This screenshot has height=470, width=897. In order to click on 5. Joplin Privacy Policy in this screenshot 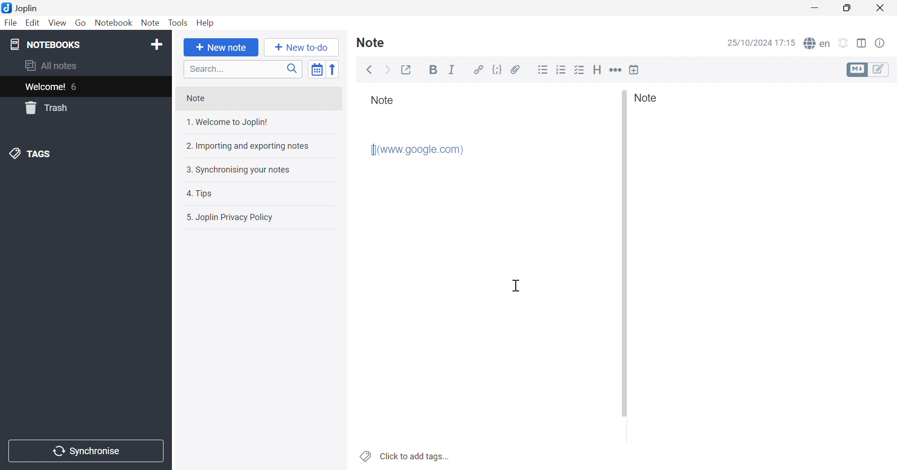, I will do `click(256, 218)`.